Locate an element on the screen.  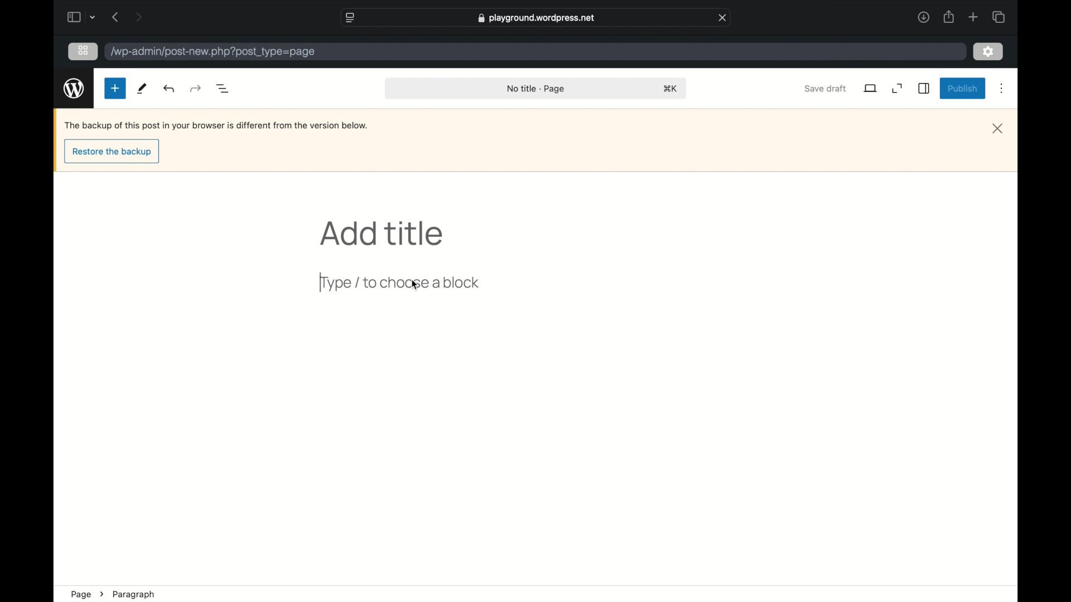
website settings is located at coordinates (349, 17).